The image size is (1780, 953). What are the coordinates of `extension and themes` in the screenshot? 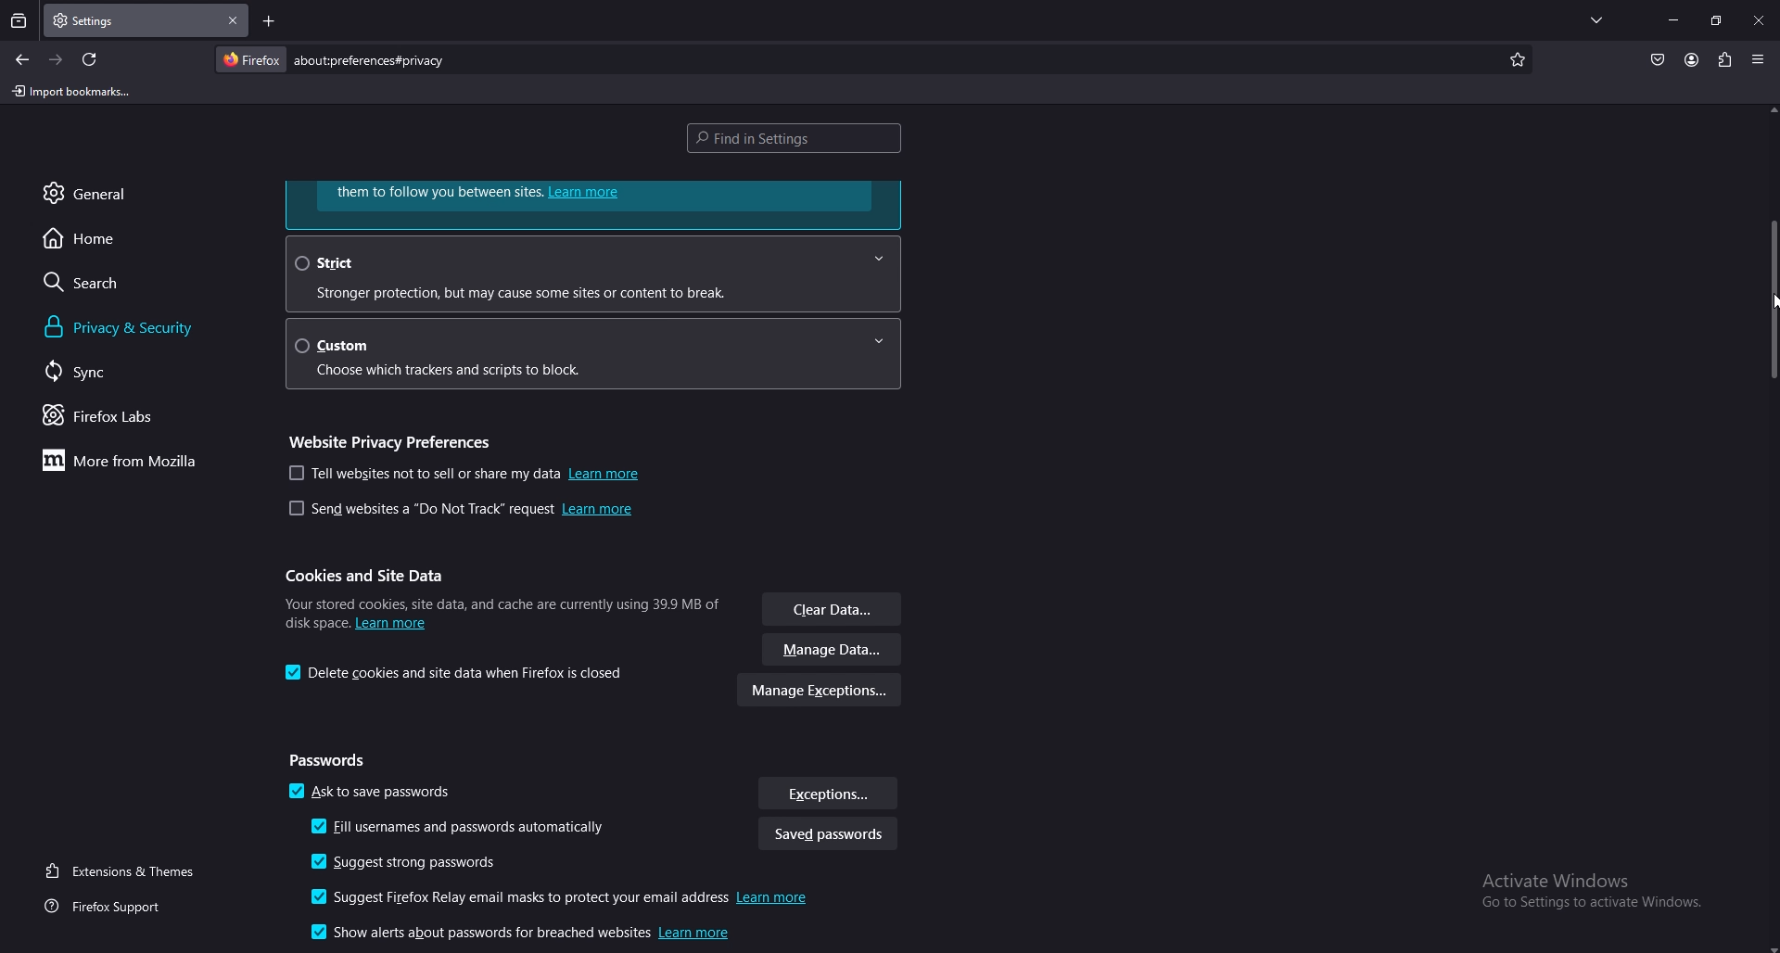 It's located at (123, 870).